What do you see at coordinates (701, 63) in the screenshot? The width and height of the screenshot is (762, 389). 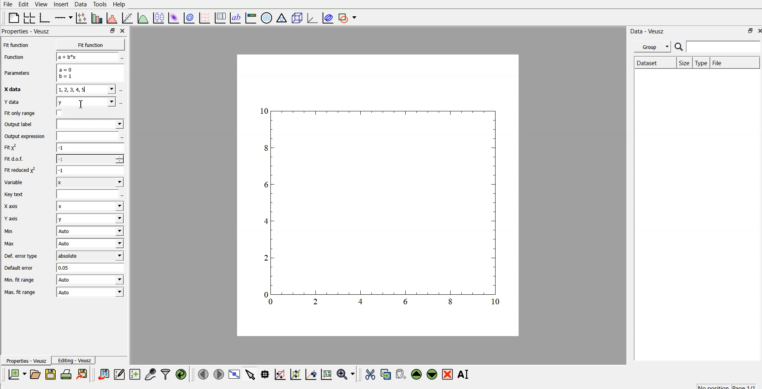 I see `type` at bounding box center [701, 63].